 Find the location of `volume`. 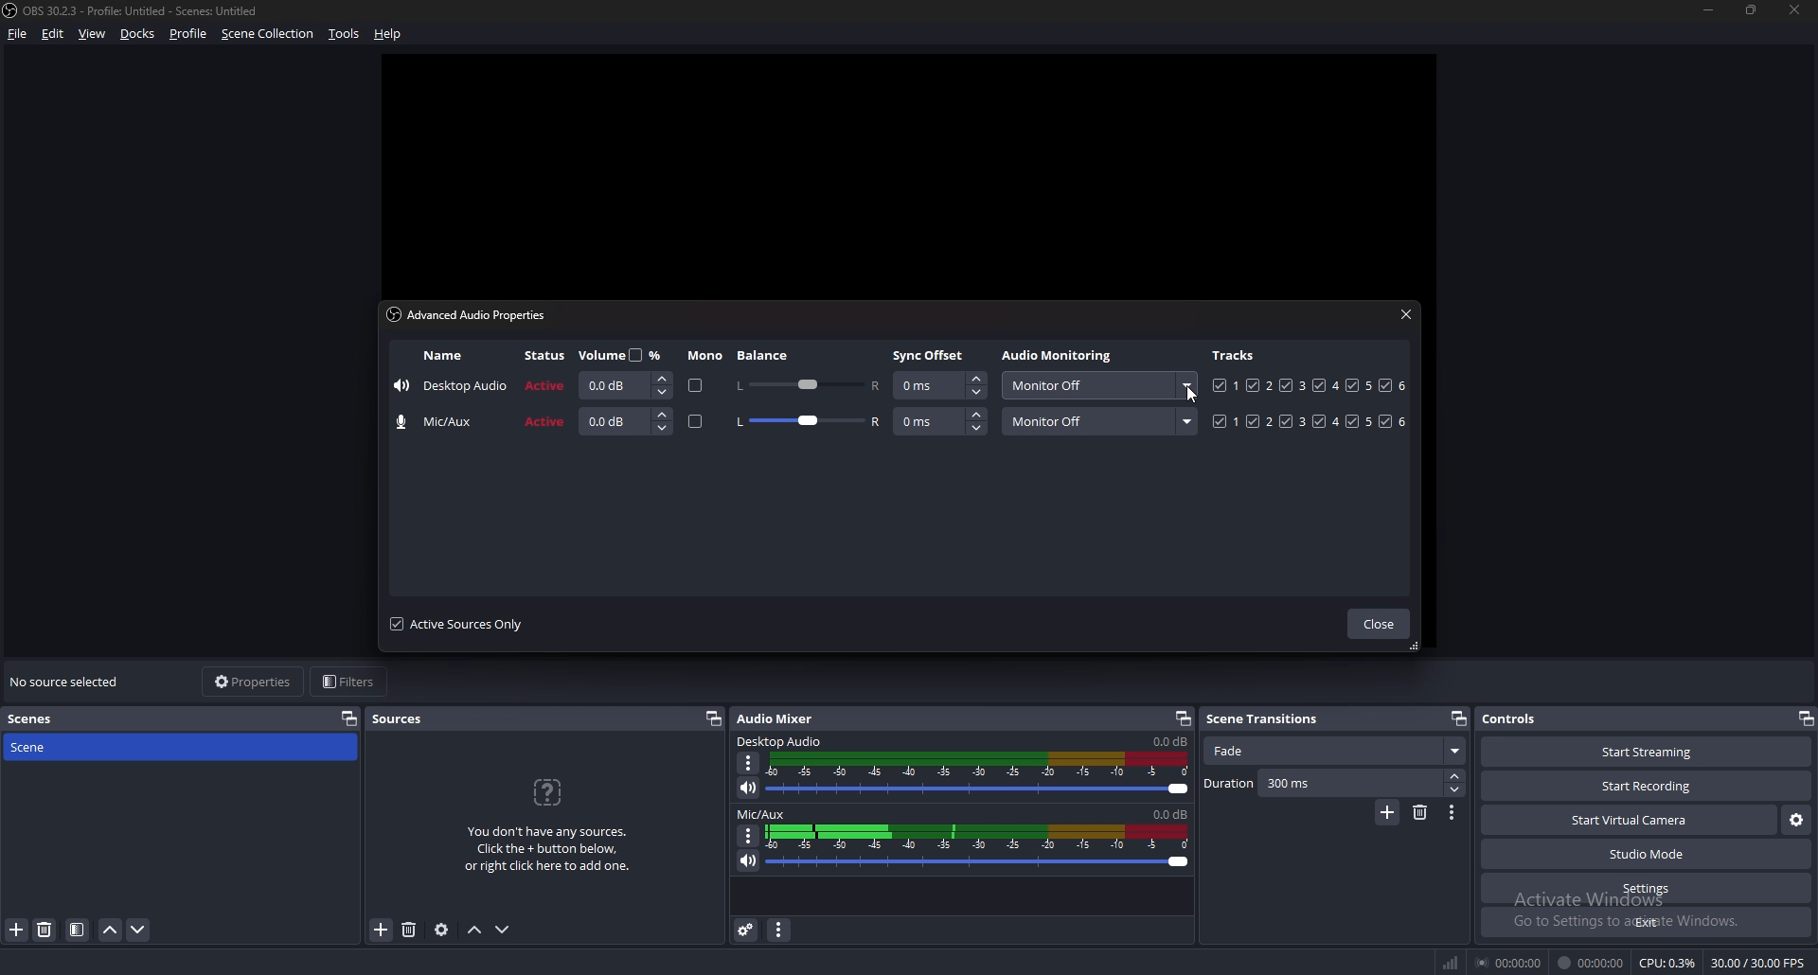

volume is located at coordinates (624, 354).